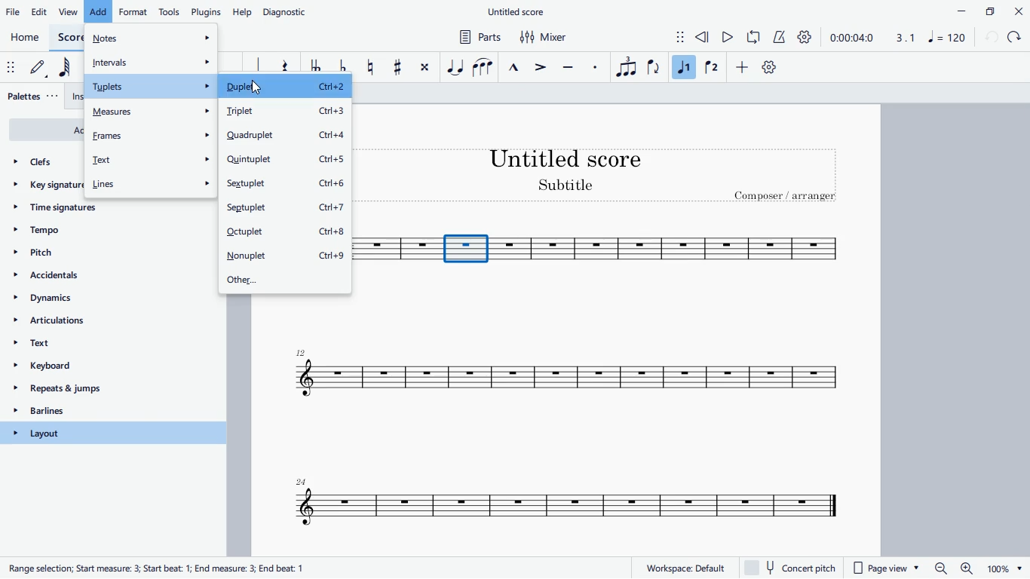 The image size is (1030, 579). What do you see at coordinates (287, 136) in the screenshot?
I see `quadruplet` at bounding box center [287, 136].